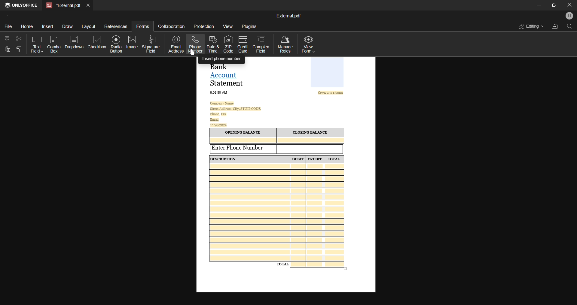 Image resolution: width=577 pixels, height=305 pixels. What do you see at coordinates (8, 51) in the screenshot?
I see `paste` at bounding box center [8, 51].